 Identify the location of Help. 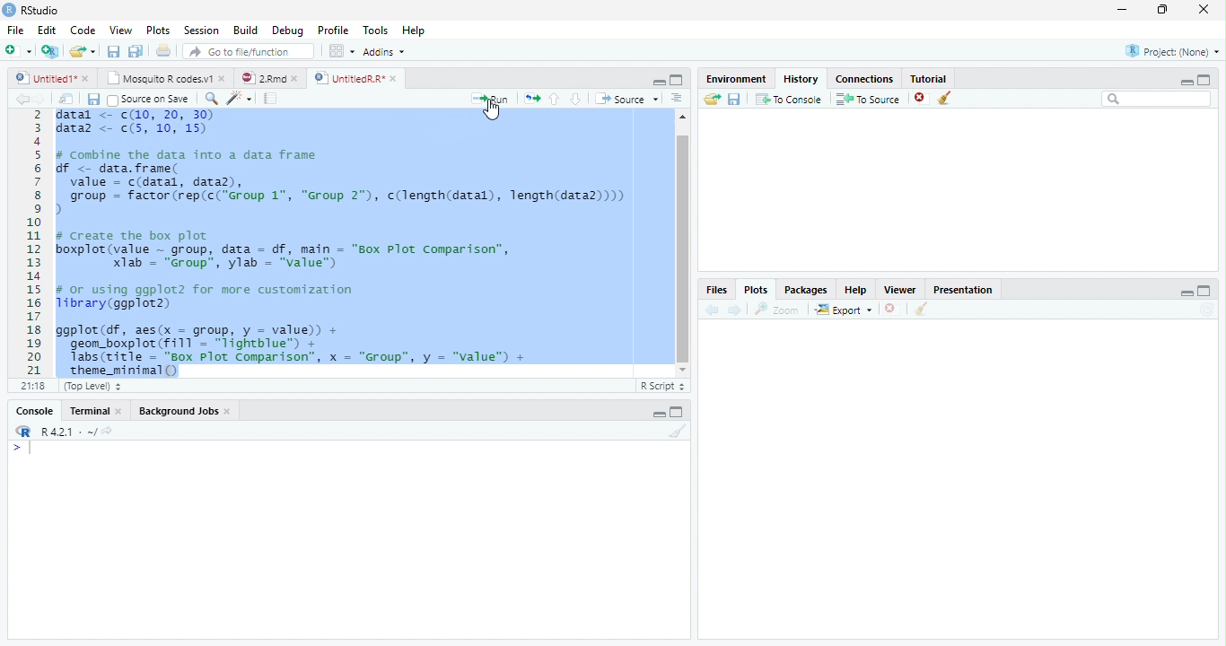
(856, 289).